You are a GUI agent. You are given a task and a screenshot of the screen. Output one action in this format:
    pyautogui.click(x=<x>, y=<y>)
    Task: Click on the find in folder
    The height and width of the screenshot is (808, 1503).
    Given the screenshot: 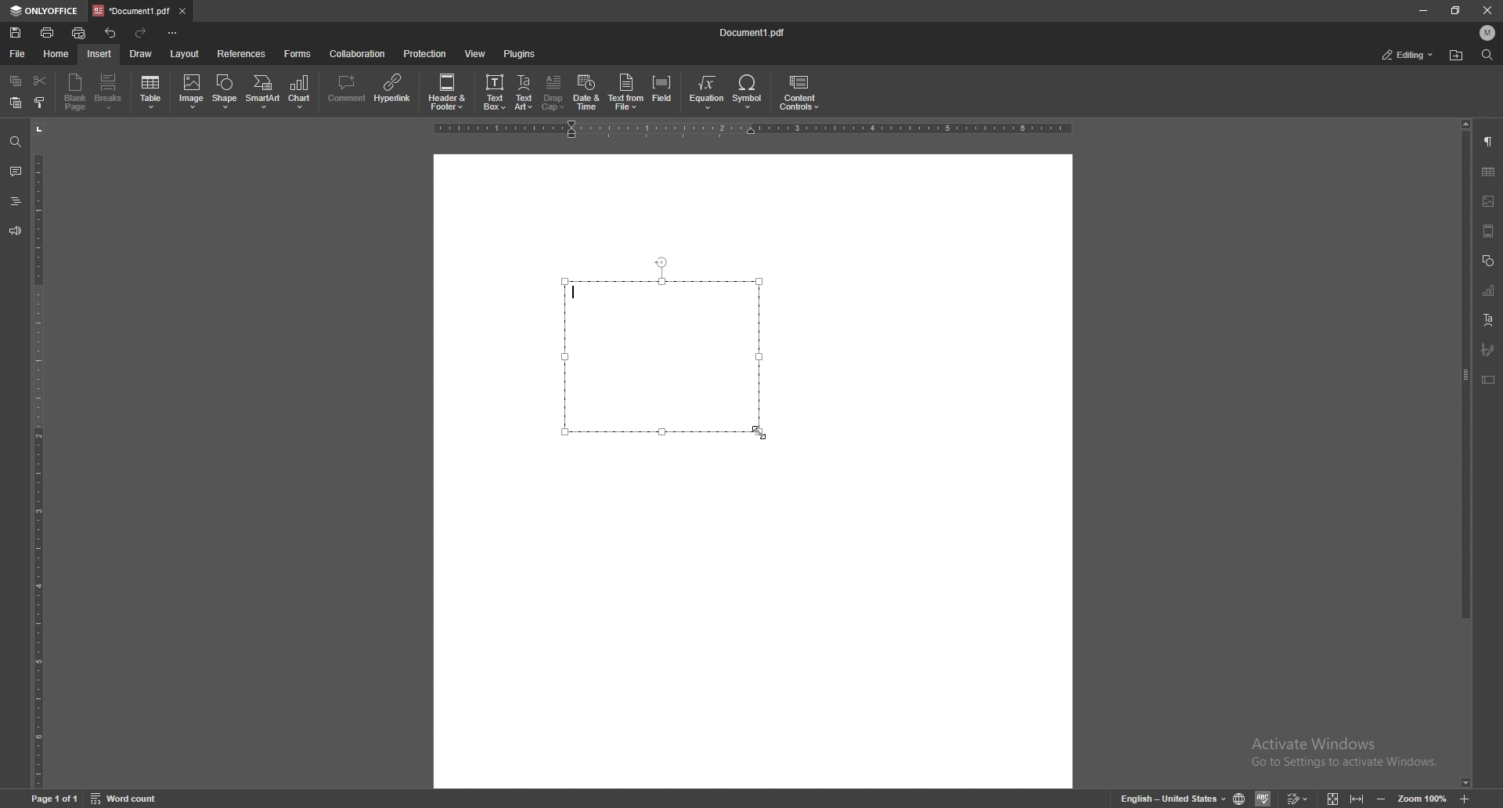 What is the action you would take?
    pyautogui.click(x=1456, y=56)
    